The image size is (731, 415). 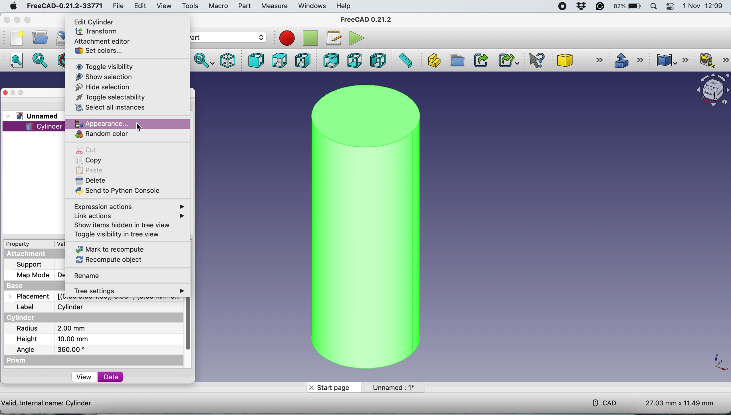 I want to click on unname, so click(x=392, y=388).